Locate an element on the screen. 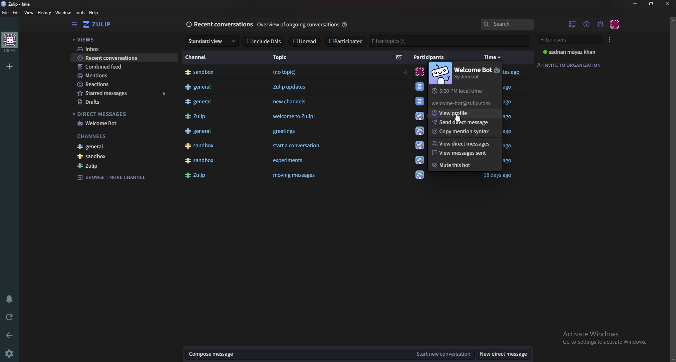 This screenshot has width=676, height=362. Resize is located at coordinates (651, 4).